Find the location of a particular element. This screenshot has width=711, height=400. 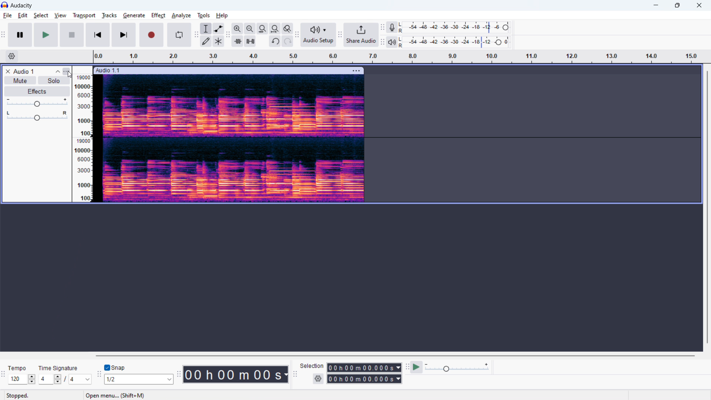

maximize is located at coordinates (677, 6).